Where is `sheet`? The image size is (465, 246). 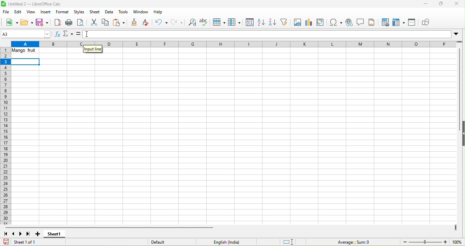
sheet is located at coordinates (95, 12).